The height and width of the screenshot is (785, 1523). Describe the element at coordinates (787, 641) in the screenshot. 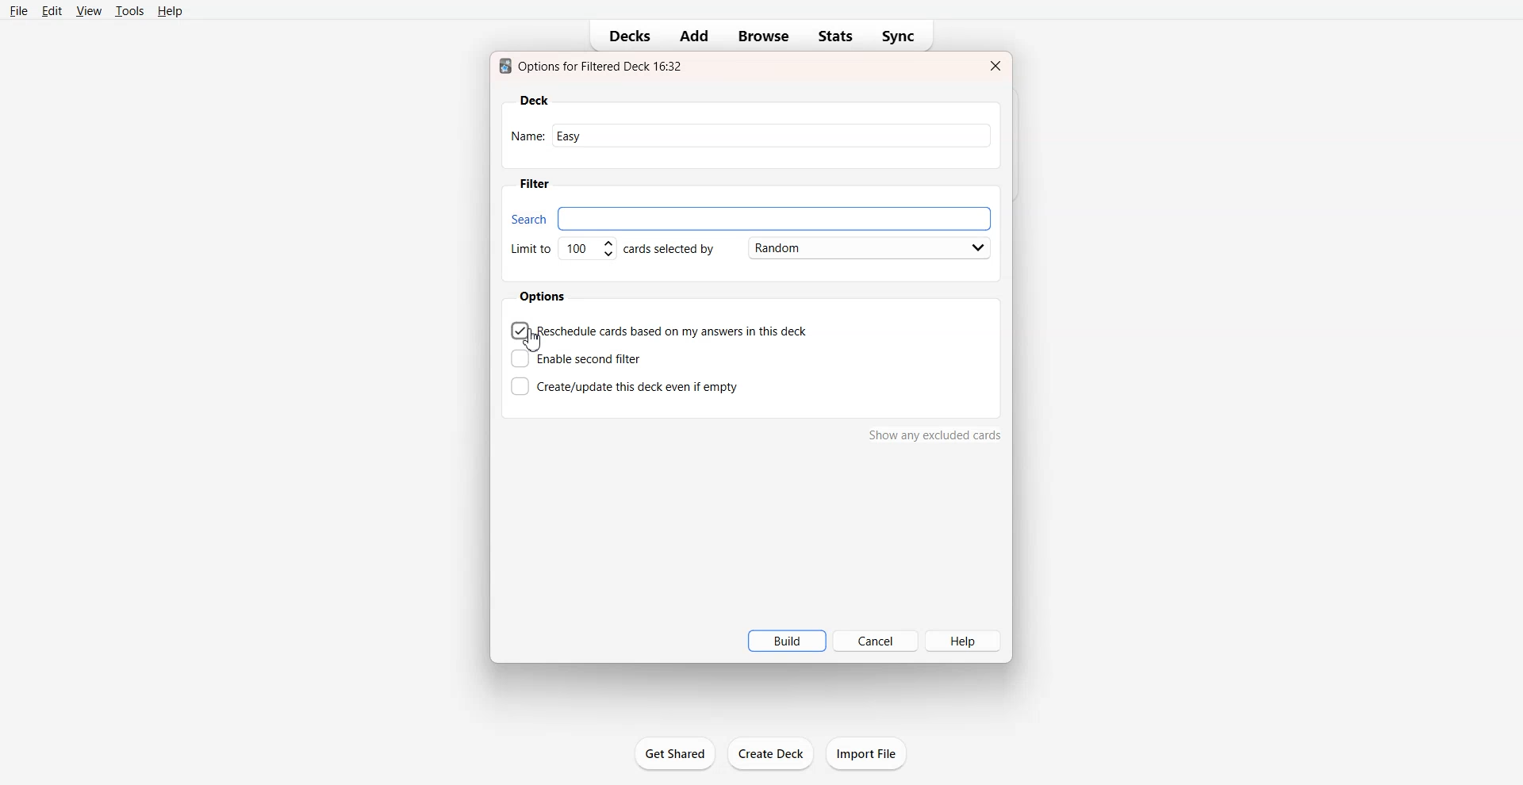

I see `Build` at that location.